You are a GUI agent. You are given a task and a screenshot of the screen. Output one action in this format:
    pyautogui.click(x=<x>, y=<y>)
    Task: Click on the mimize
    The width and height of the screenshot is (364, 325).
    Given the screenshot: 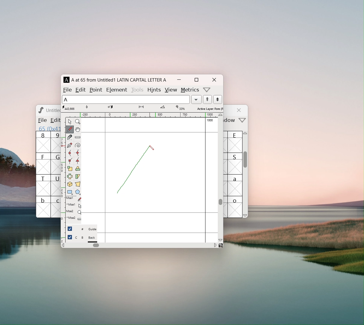 What is the action you would take?
    pyautogui.click(x=179, y=80)
    